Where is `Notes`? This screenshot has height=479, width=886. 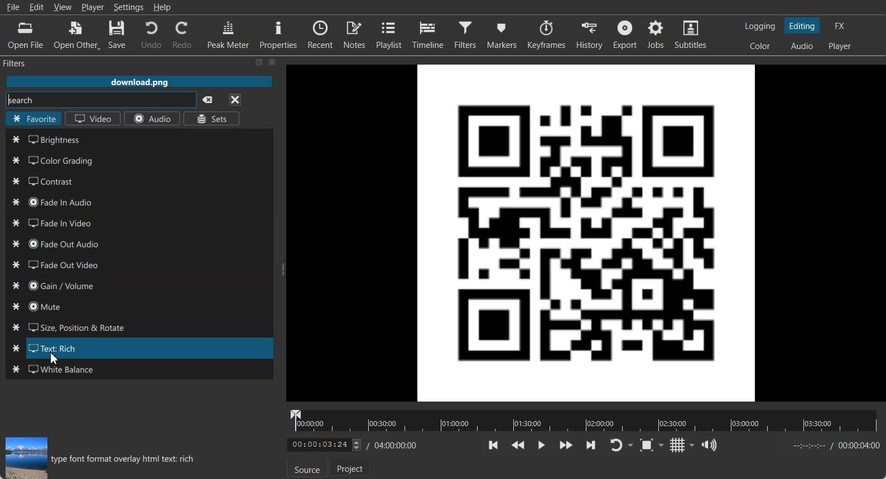 Notes is located at coordinates (355, 34).